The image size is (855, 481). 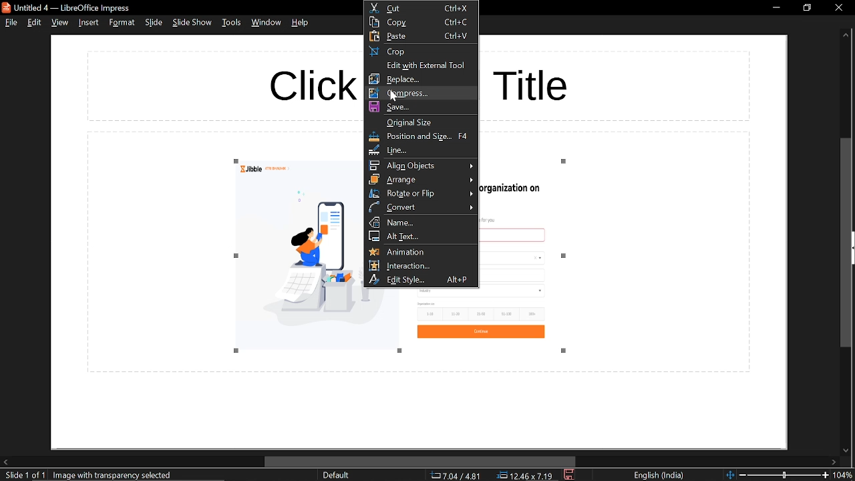 What do you see at coordinates (421, 222) in the screenshot?
I see `name` at bounding box center [421, 222].